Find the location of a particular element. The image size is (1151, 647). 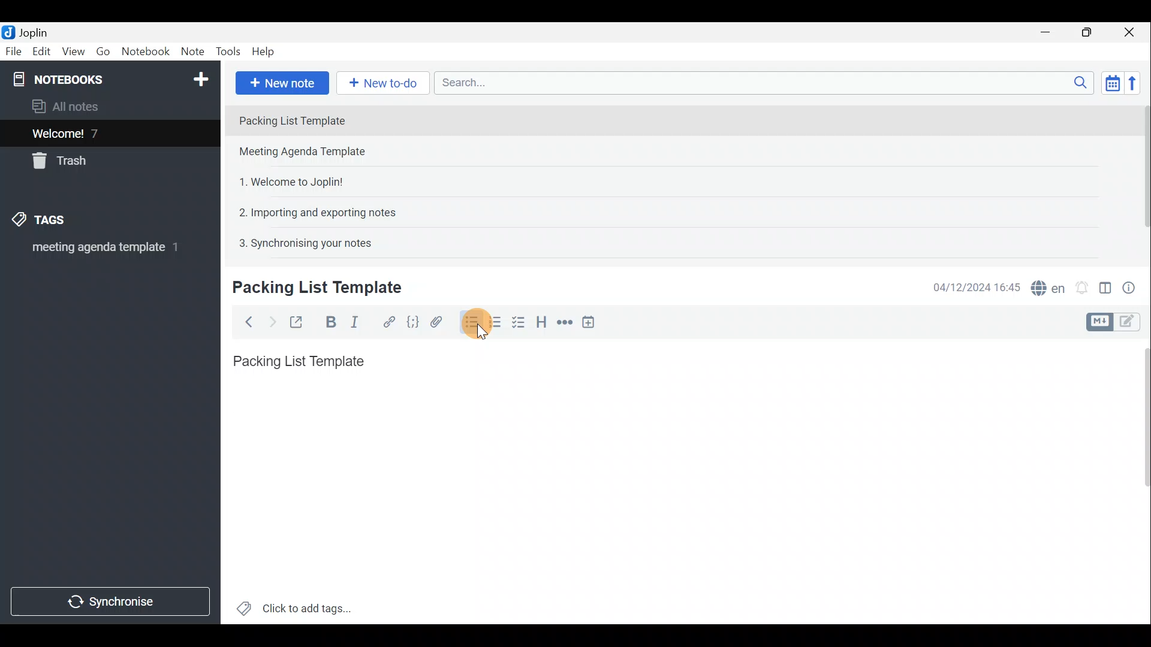

File is located at coordinates (12, 50).